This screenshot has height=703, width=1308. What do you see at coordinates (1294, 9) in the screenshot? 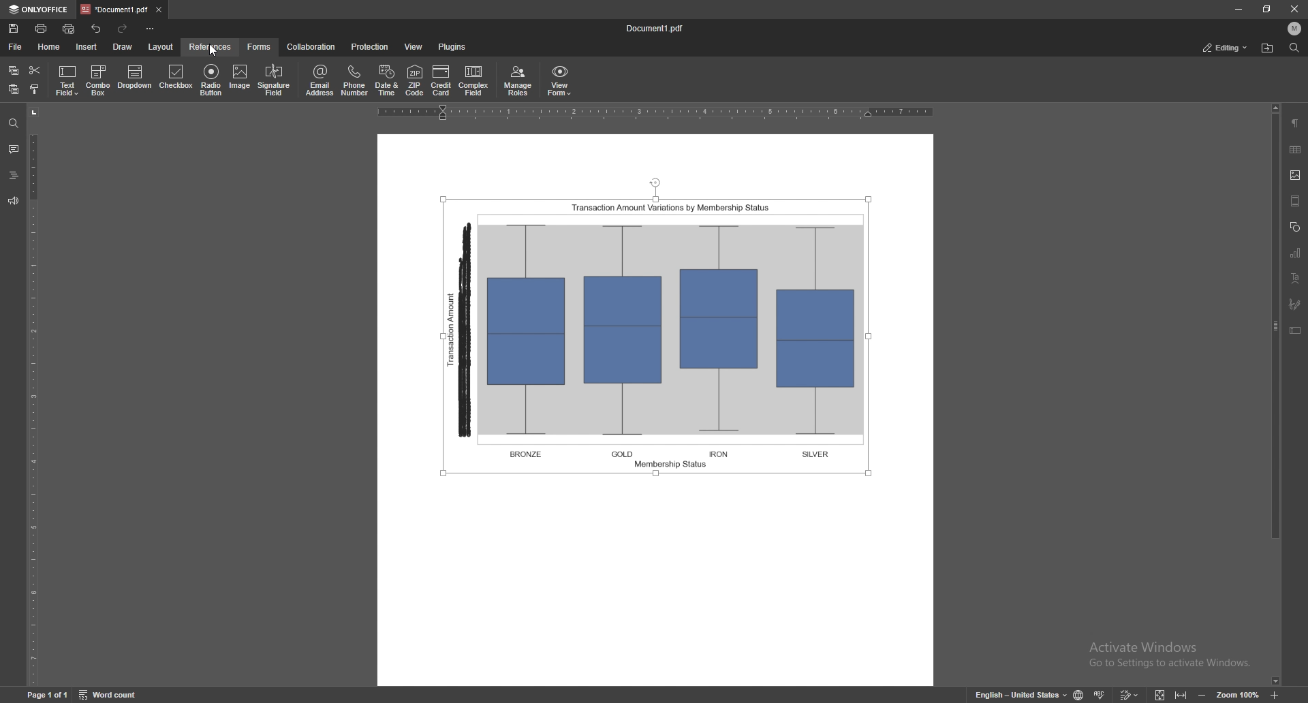
I see `close` at bounding box center [1294, 9].